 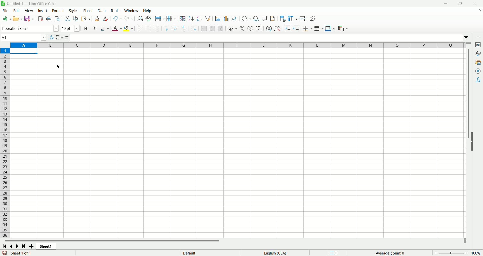 I want to click on gallery, so click(x=478, y=62).